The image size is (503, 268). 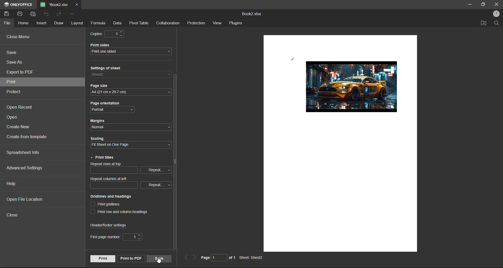 What do you see at coordinates (469, 4) in the screenshot?
I see `minimize` at bounding box center [469, 4].